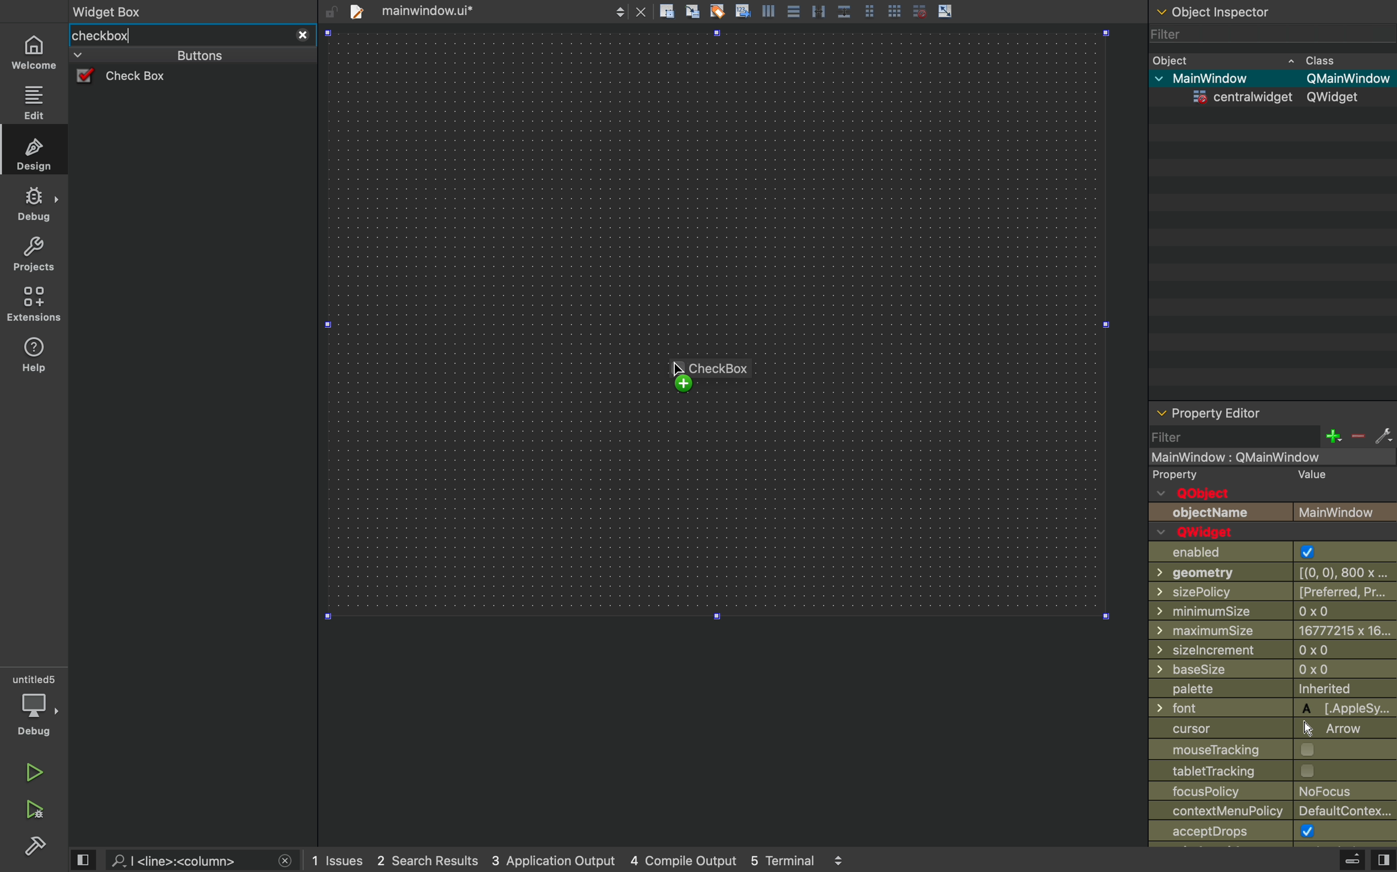  Describe the element at coordinates (438, 11) in the screenshot. I see `file tab` at that location.